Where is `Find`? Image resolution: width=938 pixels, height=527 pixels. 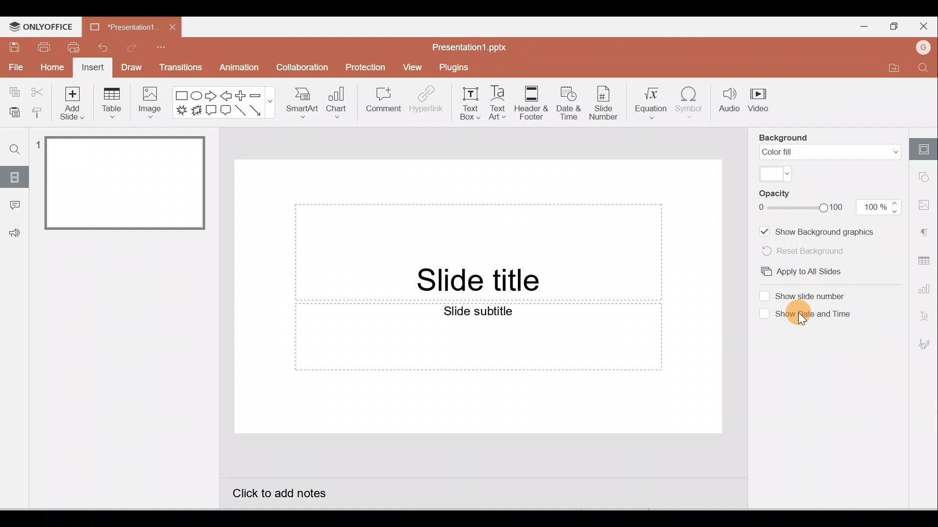 Find is located at coordinates (924, 69).